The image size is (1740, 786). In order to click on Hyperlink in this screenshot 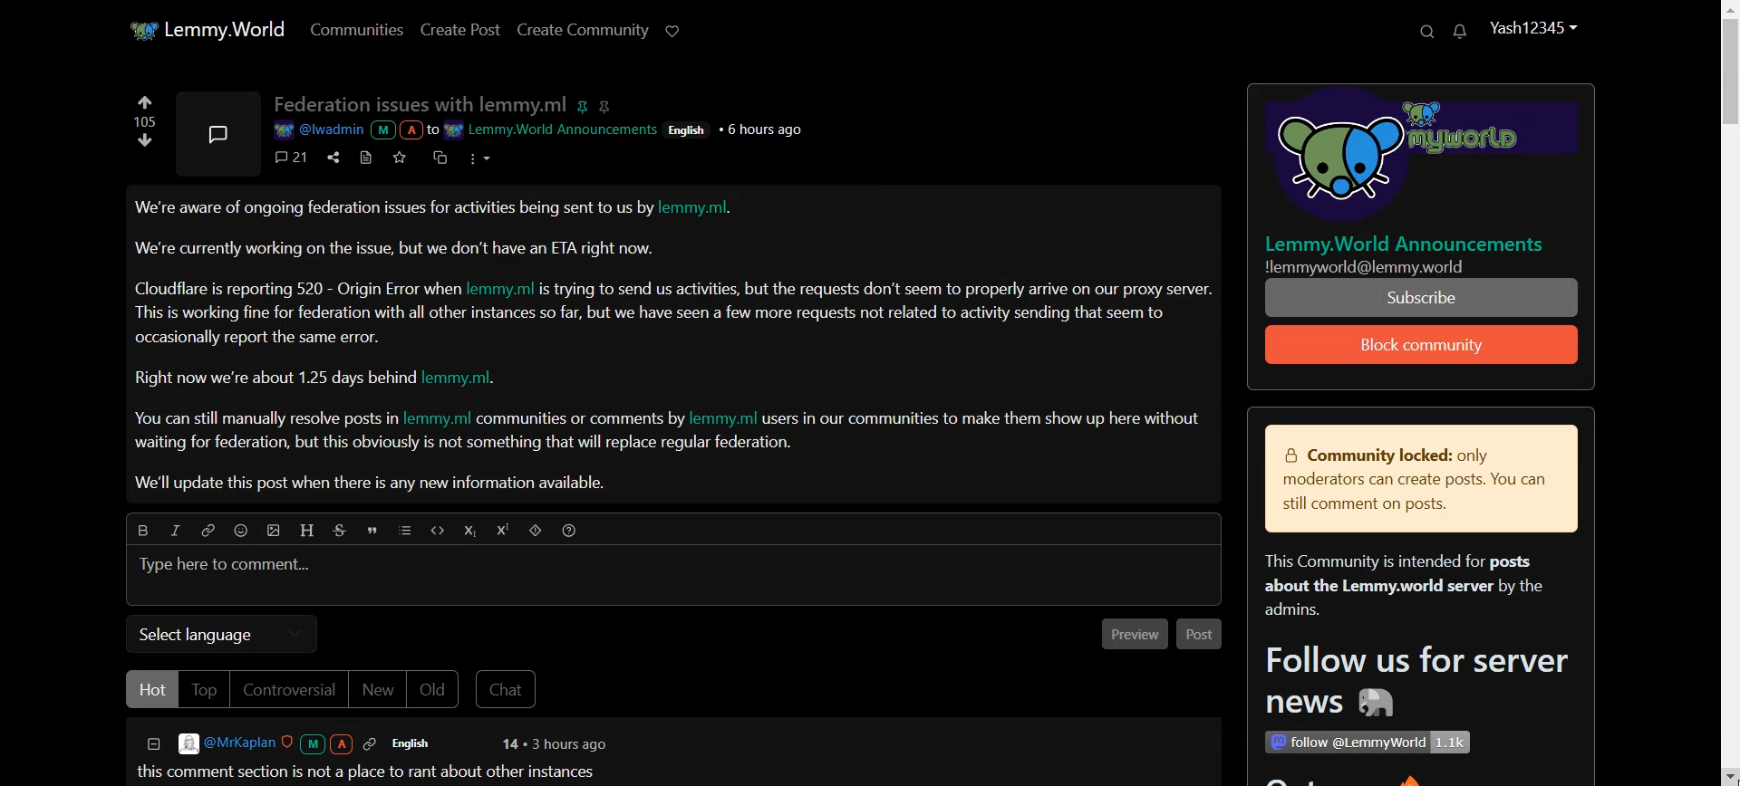, I will do `click(209, 530)`.